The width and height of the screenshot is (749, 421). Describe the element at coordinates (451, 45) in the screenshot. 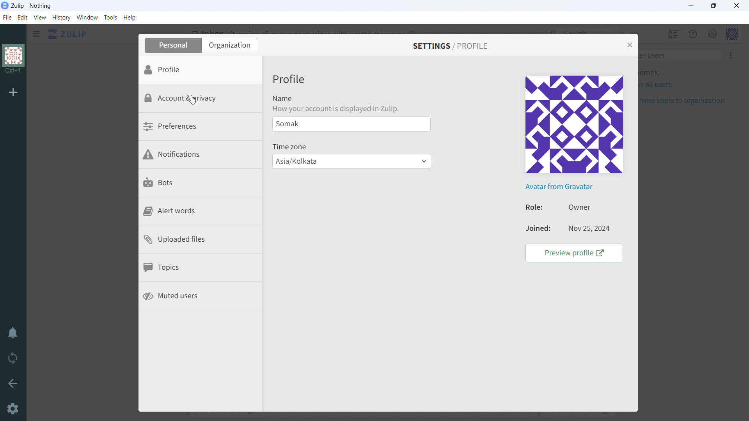

I see `settings/profile` at that location.